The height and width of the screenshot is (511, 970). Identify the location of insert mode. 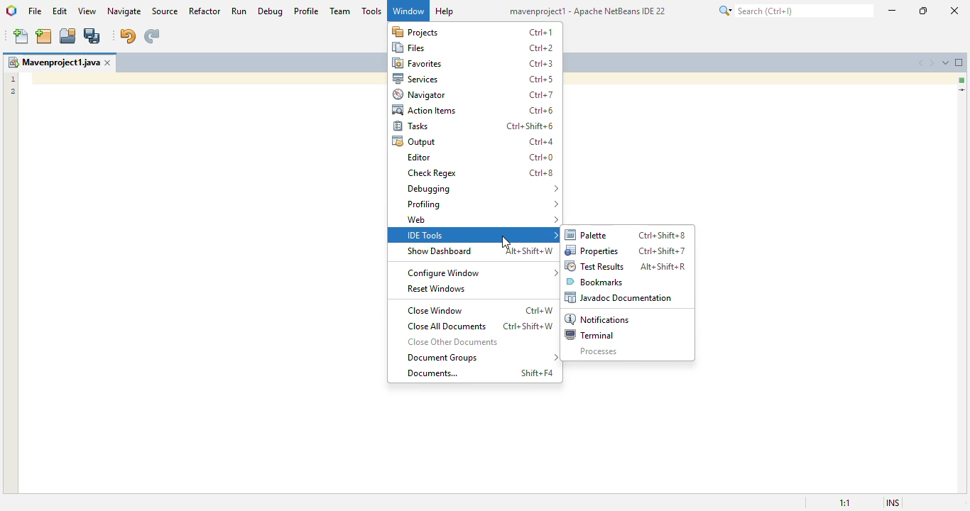
(890, 502).